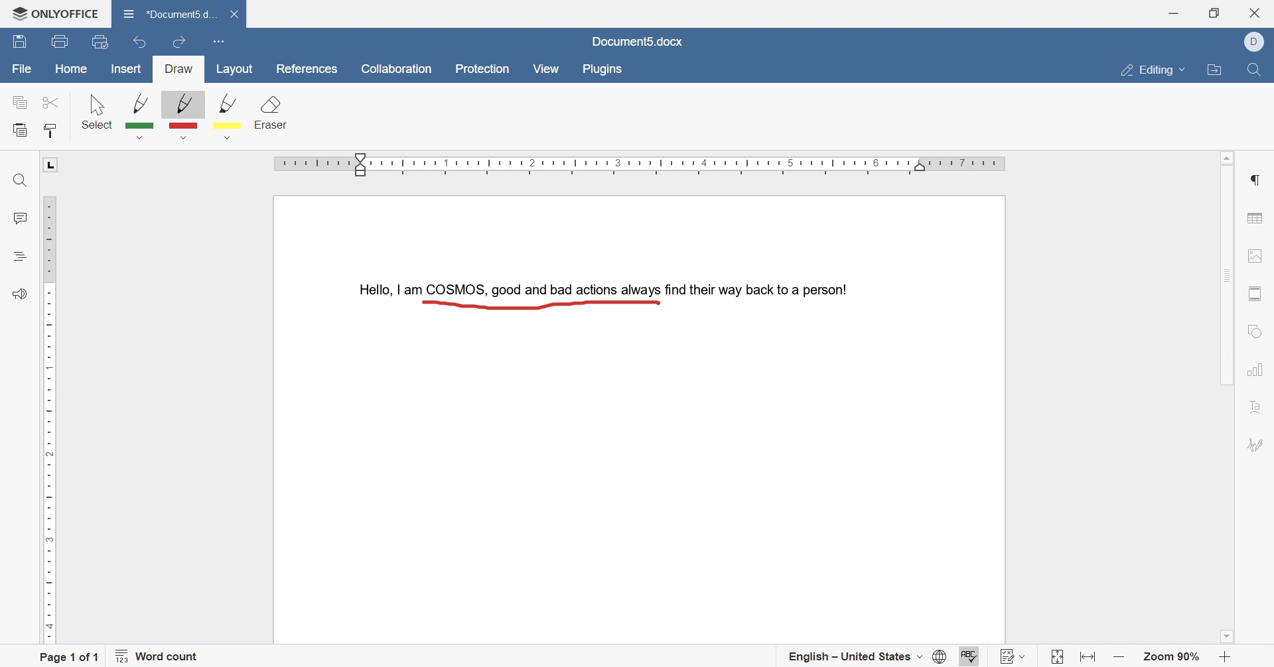  I want to click on open file location, so click(1217, 72).